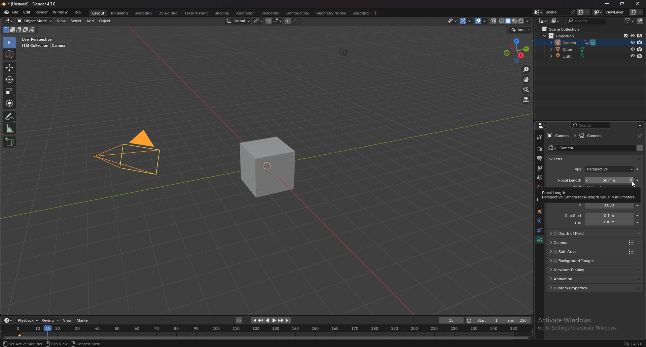  Describe the element at coordinates (466, 21) in the screenshot. I see `gizmo` at that location.